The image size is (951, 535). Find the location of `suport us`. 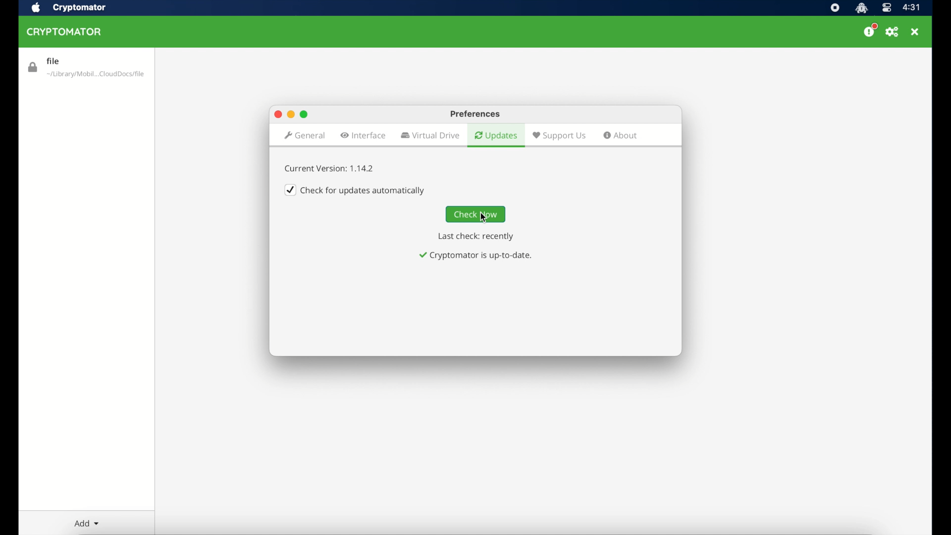

suport us is located at coordinates (559, 135).